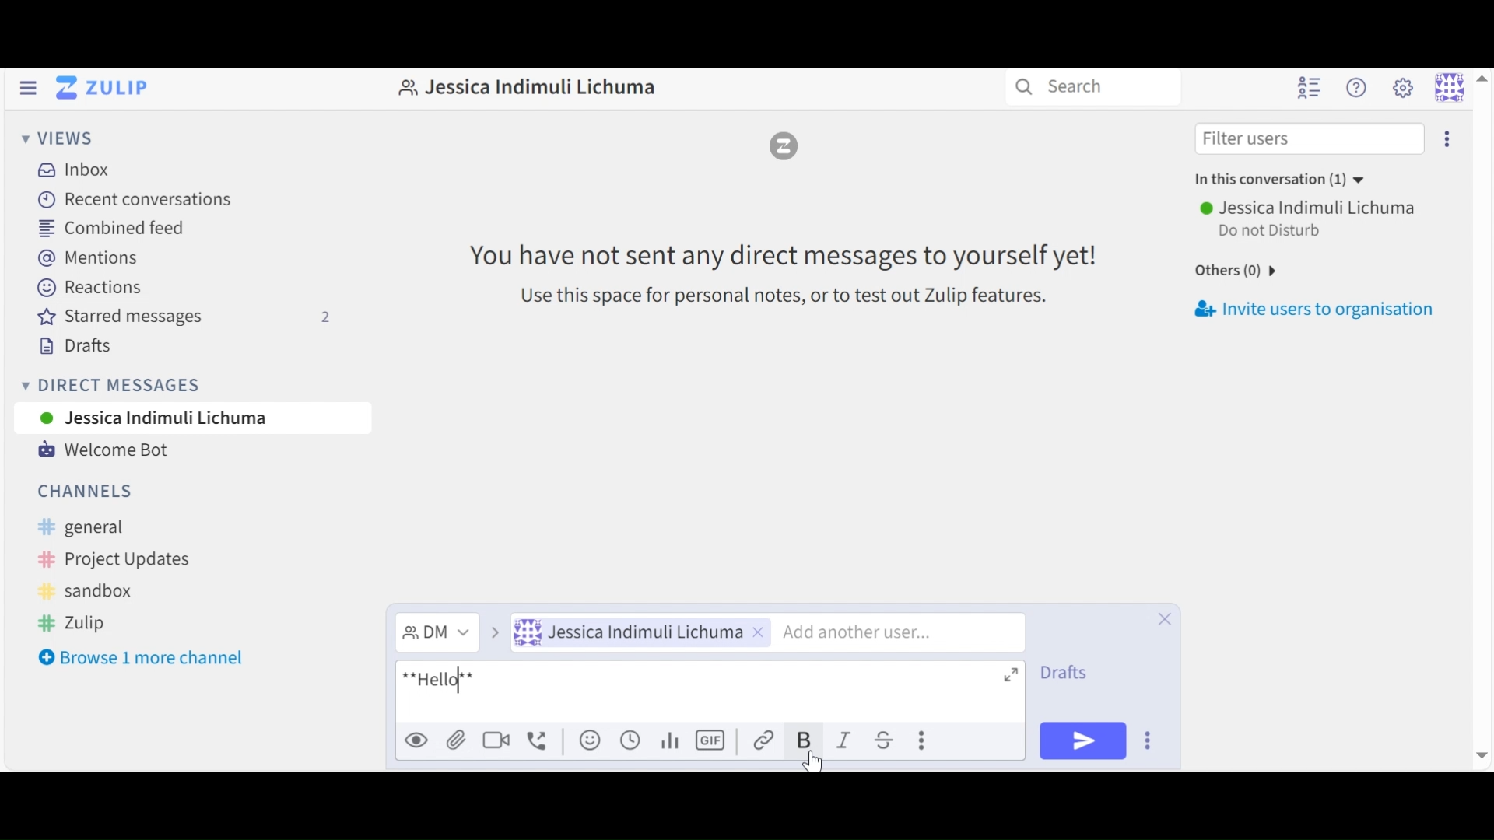 The image size is (1494, 840). What do you see at coordinates (889, 740) in the screenshot?
I see `Strikethrough` at bounding box center [889, 740].